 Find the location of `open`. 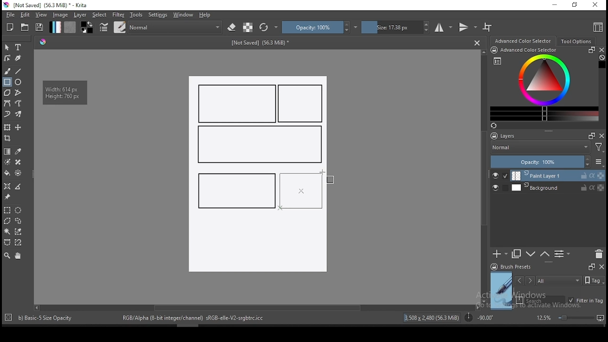

open is located at coordinates (25, 27).